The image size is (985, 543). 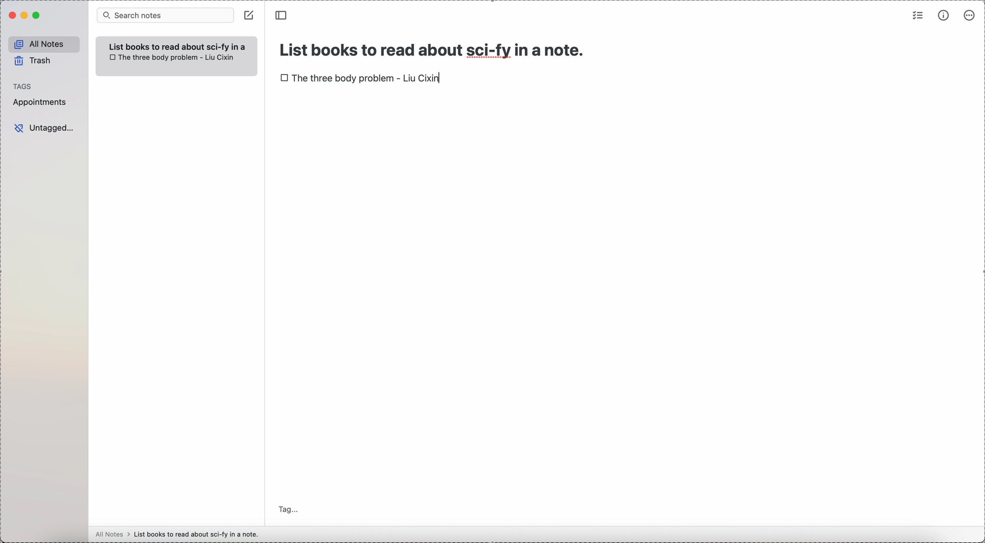 What do you see at coordinates (42, 43) in the screenshot?
I see `all notes` at bounding box center [42, 43].